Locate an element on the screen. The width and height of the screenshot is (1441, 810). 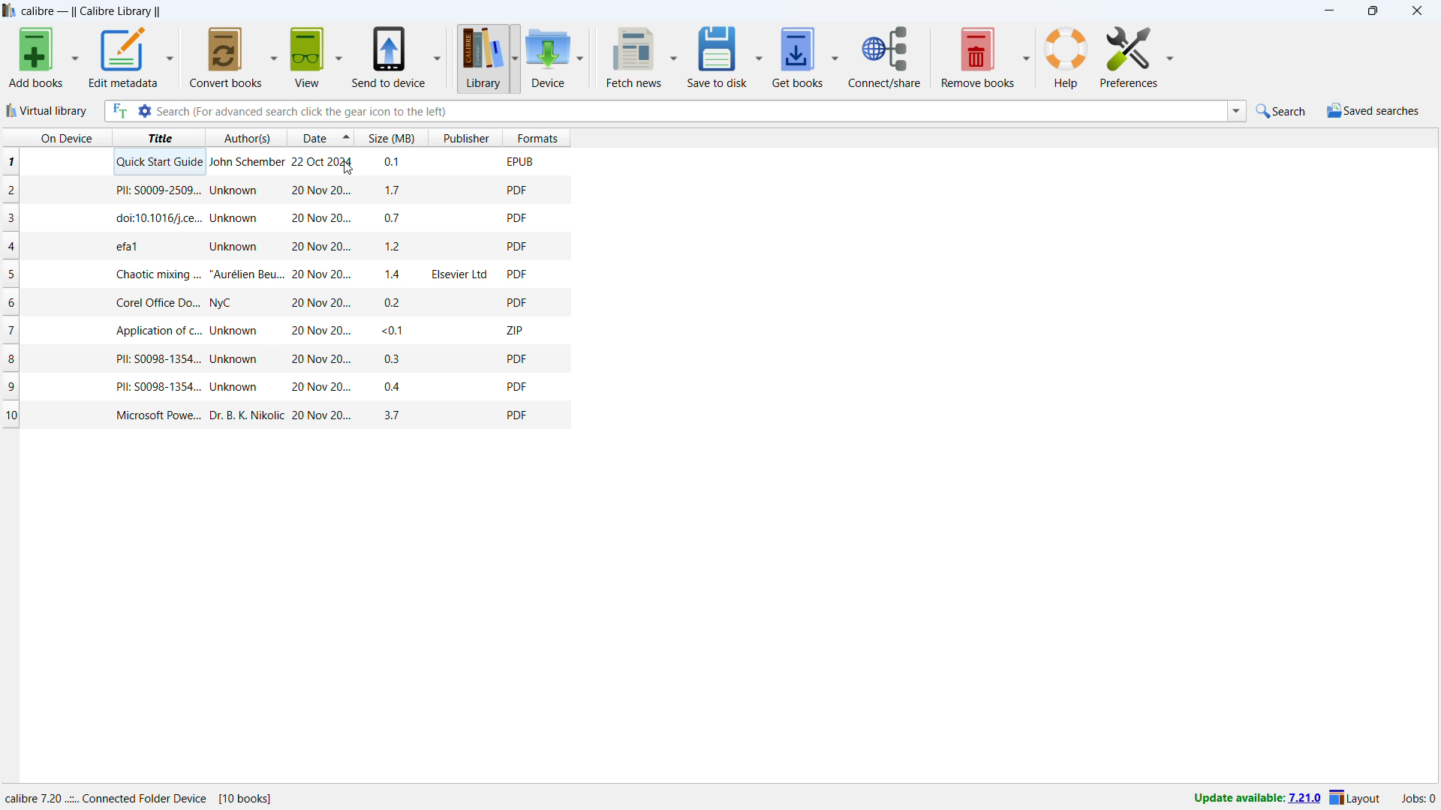
sort by date is located at coordinates (320, 137).